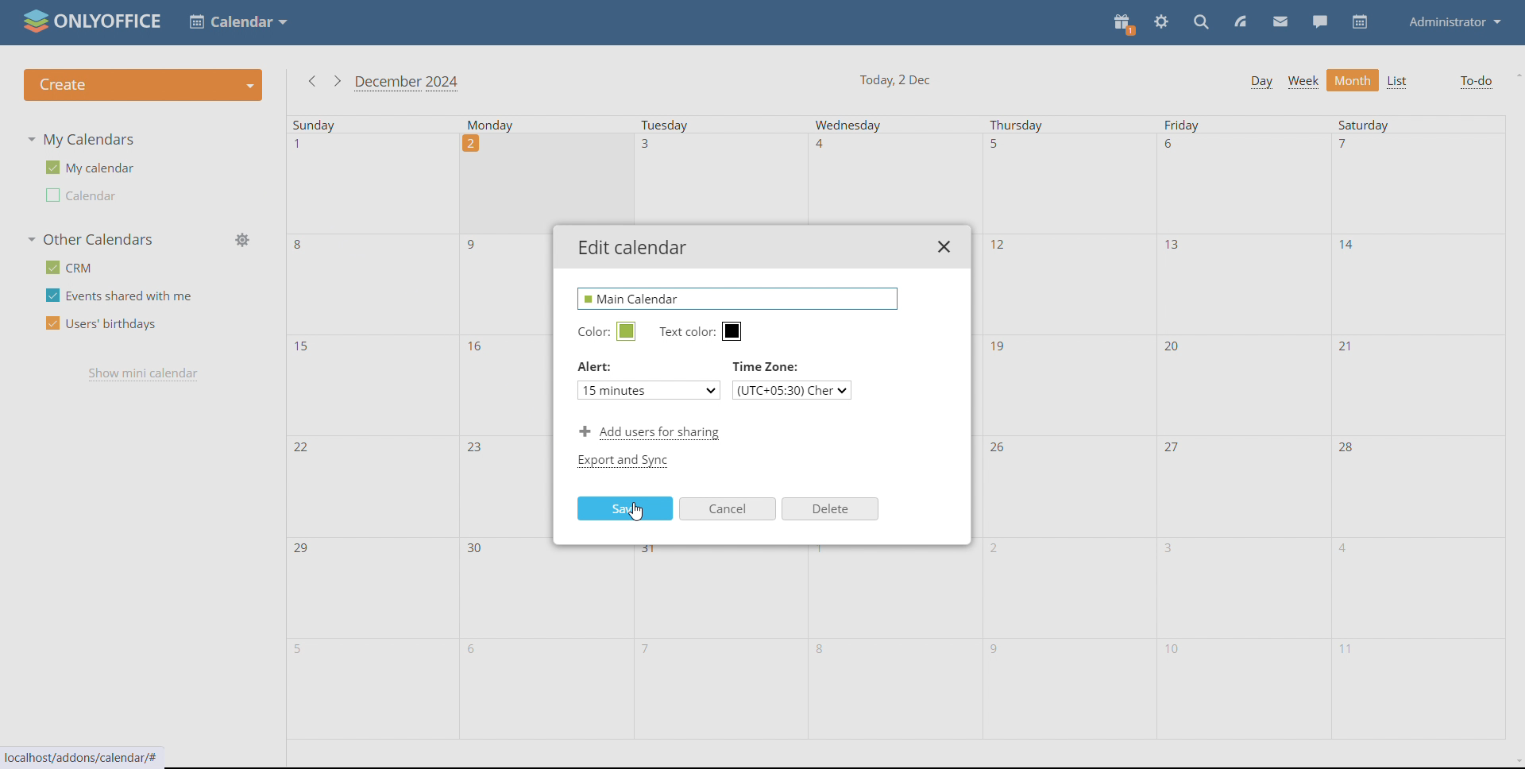  Describe the element at coordinates (1280, 24) in the screenshot. I see `mail` at that location.